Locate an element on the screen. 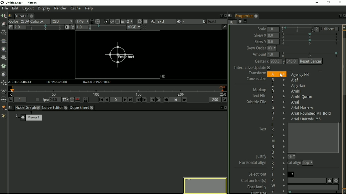  Next keyframe is located at coordinates (158, 100).